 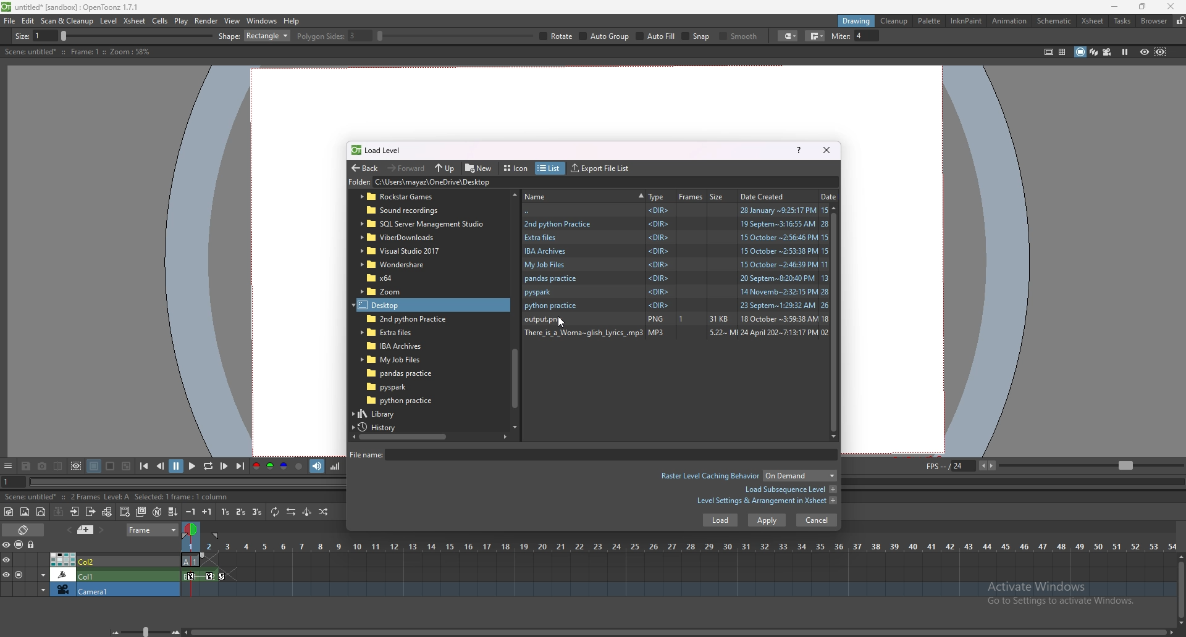 What do you see at coordinates (503, 36) in the screenshot?
I see `shape` at bounding box center [503, 36].